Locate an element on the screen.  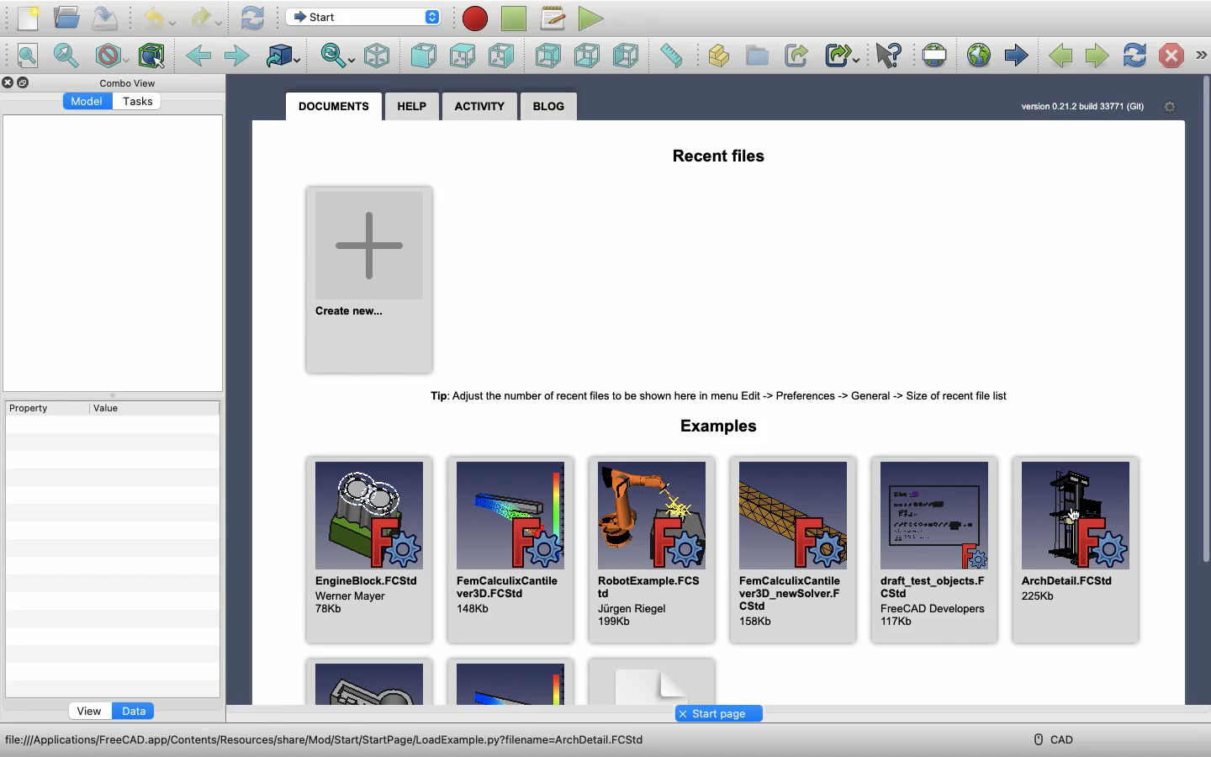
Previous page is located at coordinates (1059, 56).